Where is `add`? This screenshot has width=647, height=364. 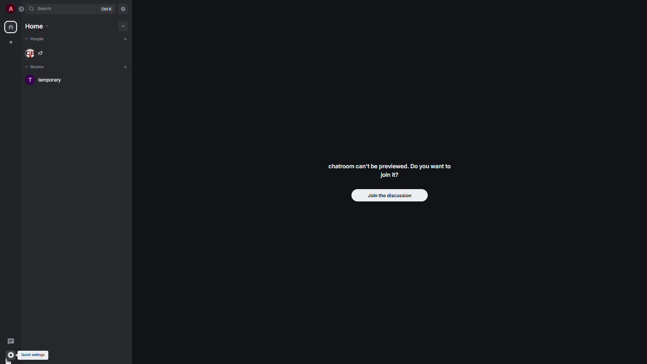 add is located at coordinates (122, 26).